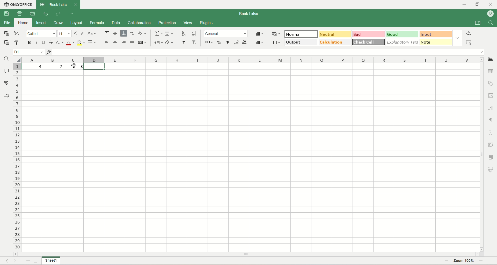 The image size is (497, 265). What do you see at coordinates (142, 33) in the screenshot?
I see `orientation` at bounding box center [142, 33].